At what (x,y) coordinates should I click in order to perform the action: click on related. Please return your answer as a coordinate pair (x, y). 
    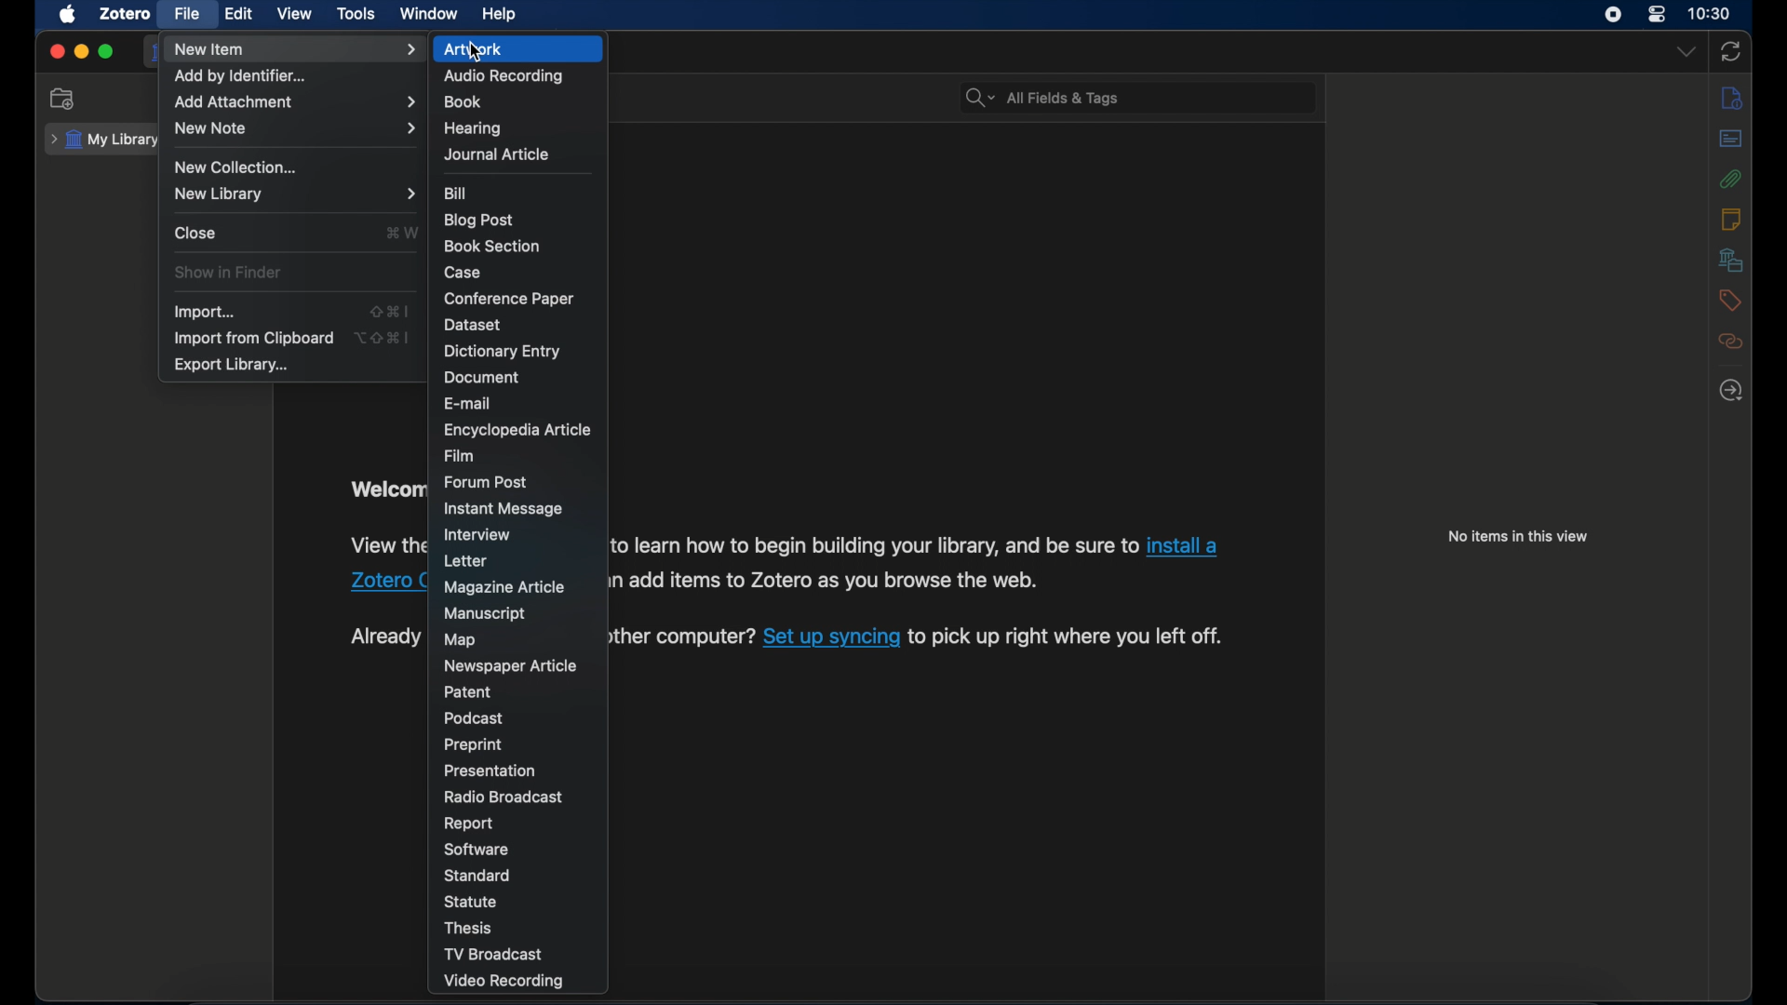
    Looking at the image, I should click on (1731, 342).